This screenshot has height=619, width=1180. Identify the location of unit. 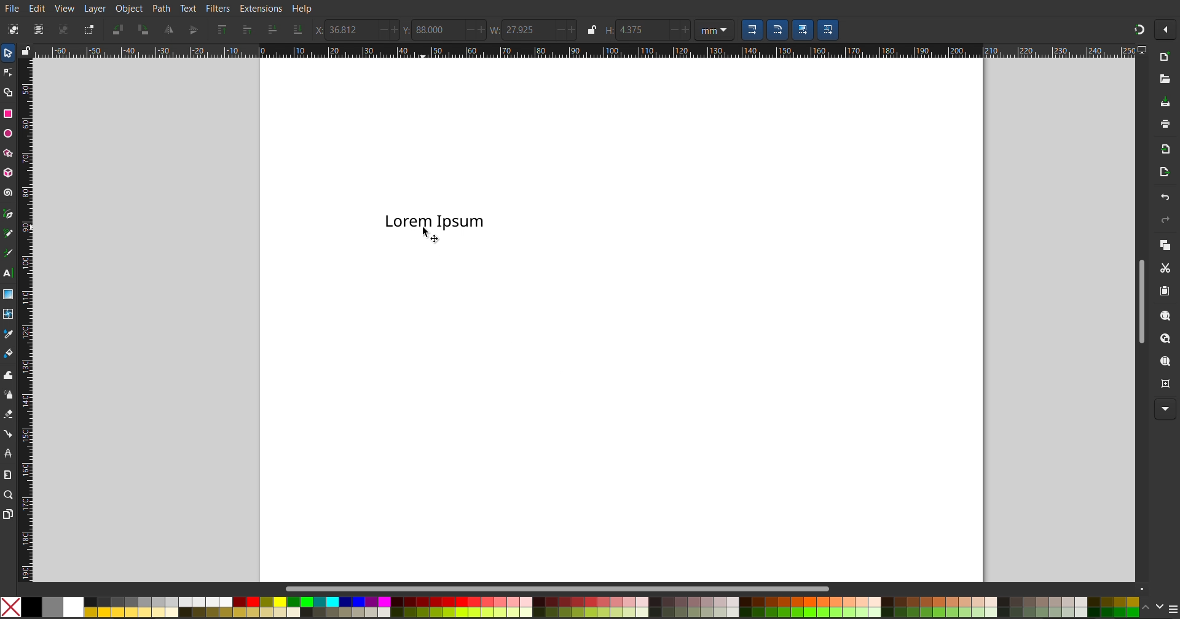
(714, 30).